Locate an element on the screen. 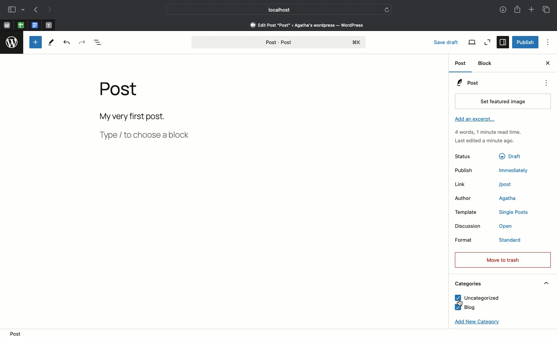 The width and height of the screenshot is (557, 338). Sidebar is located at coordinates (502, 43).